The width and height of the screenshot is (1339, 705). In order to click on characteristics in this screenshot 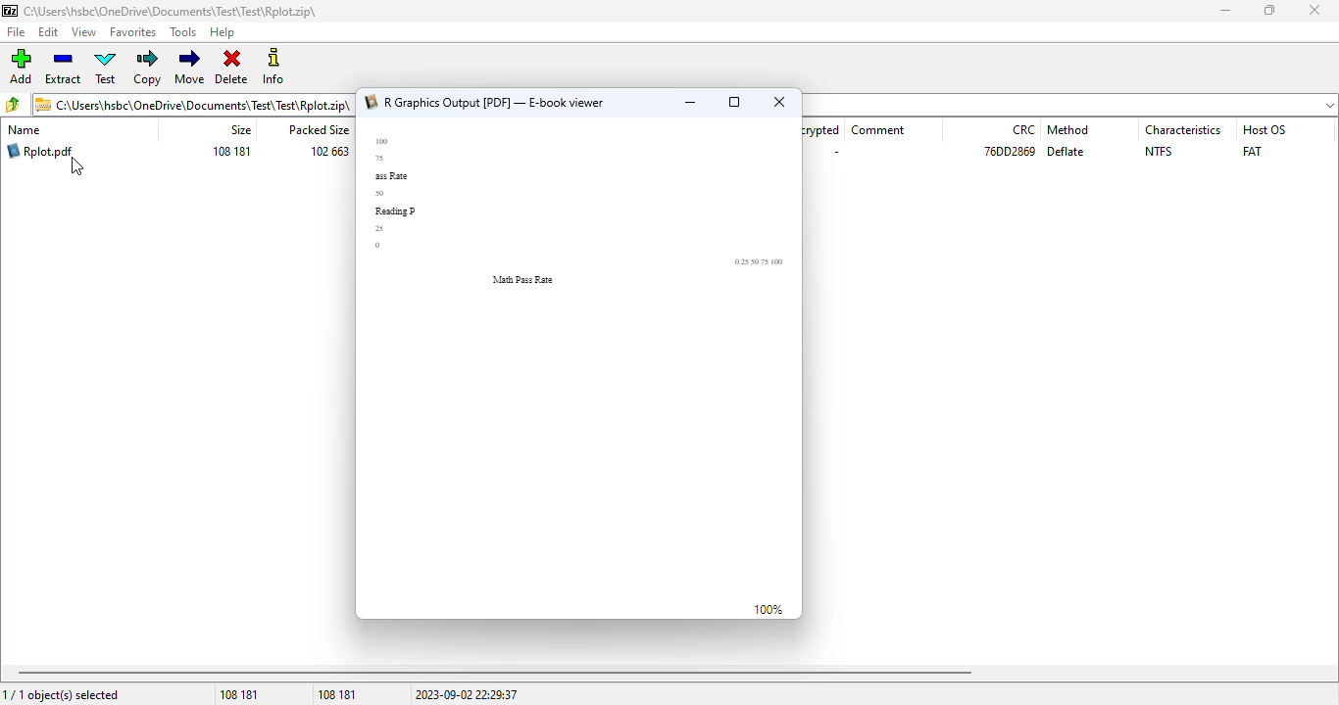, I will do `click(1185, 130)`.